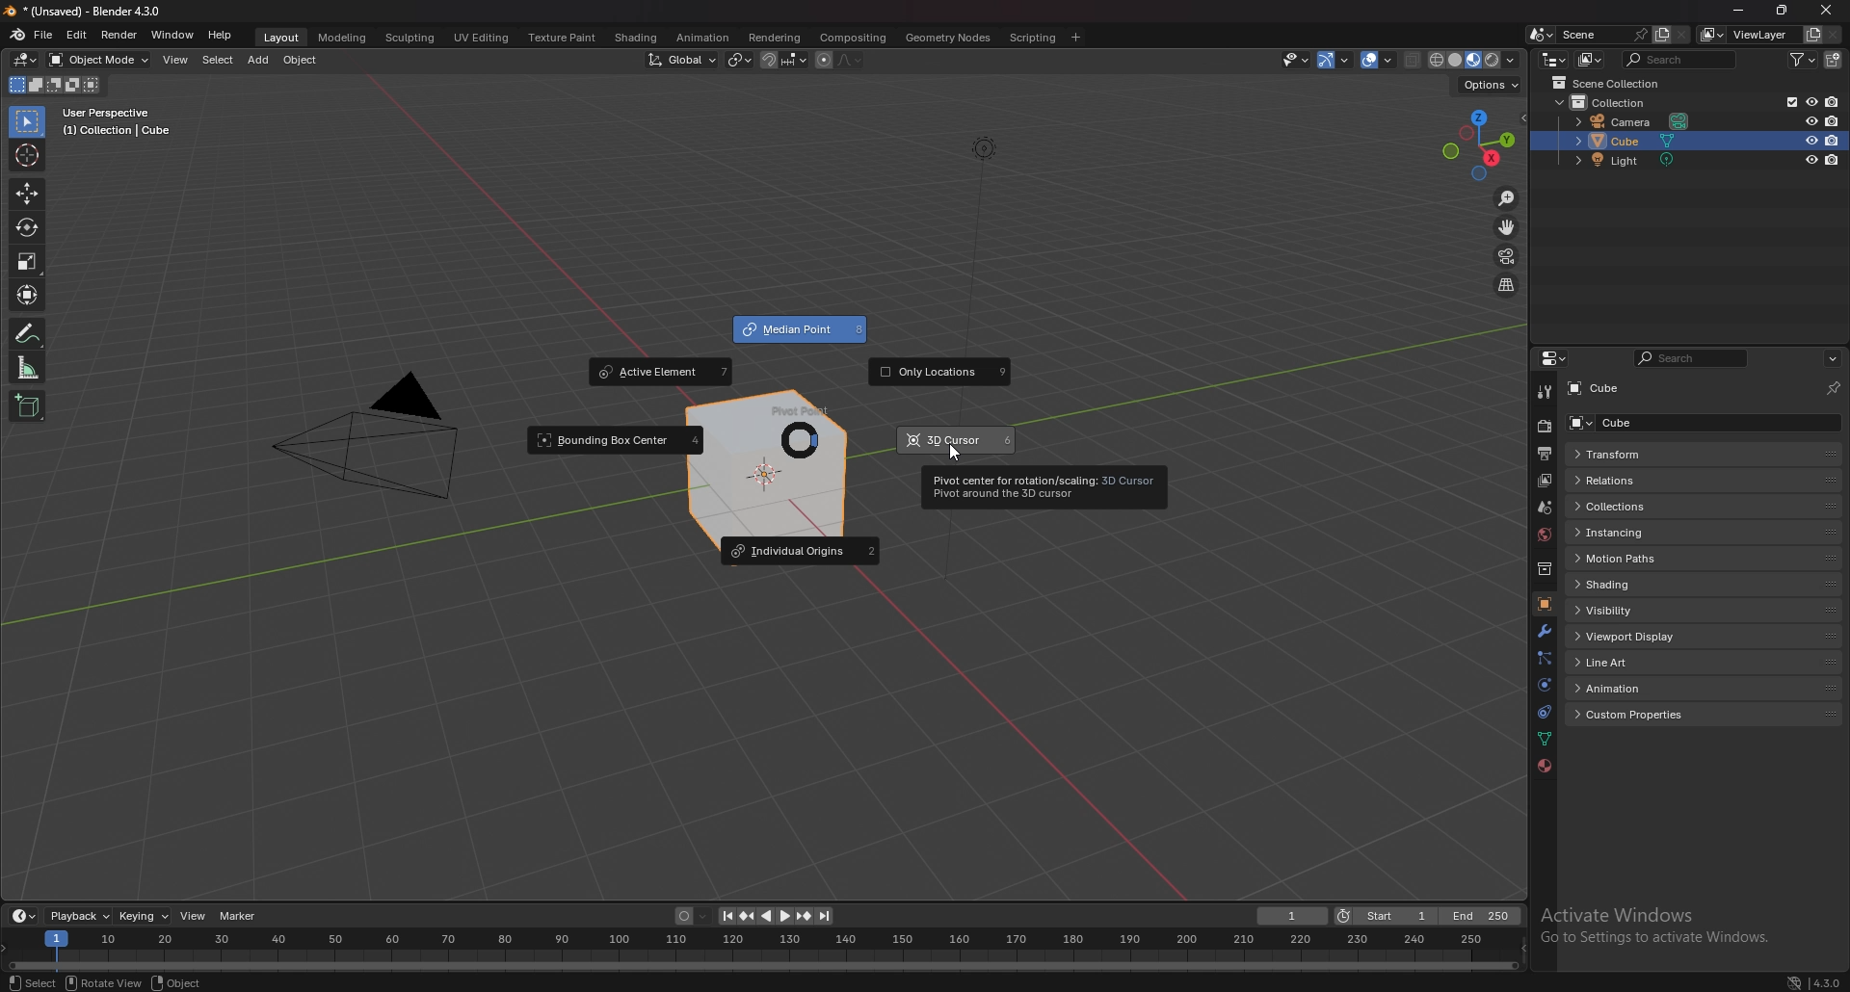 The image size is (1850, 992). What do you see at coordinates (959, 438) in the screenshot?
I see `3d cursor` at bounding box center [959, 438].